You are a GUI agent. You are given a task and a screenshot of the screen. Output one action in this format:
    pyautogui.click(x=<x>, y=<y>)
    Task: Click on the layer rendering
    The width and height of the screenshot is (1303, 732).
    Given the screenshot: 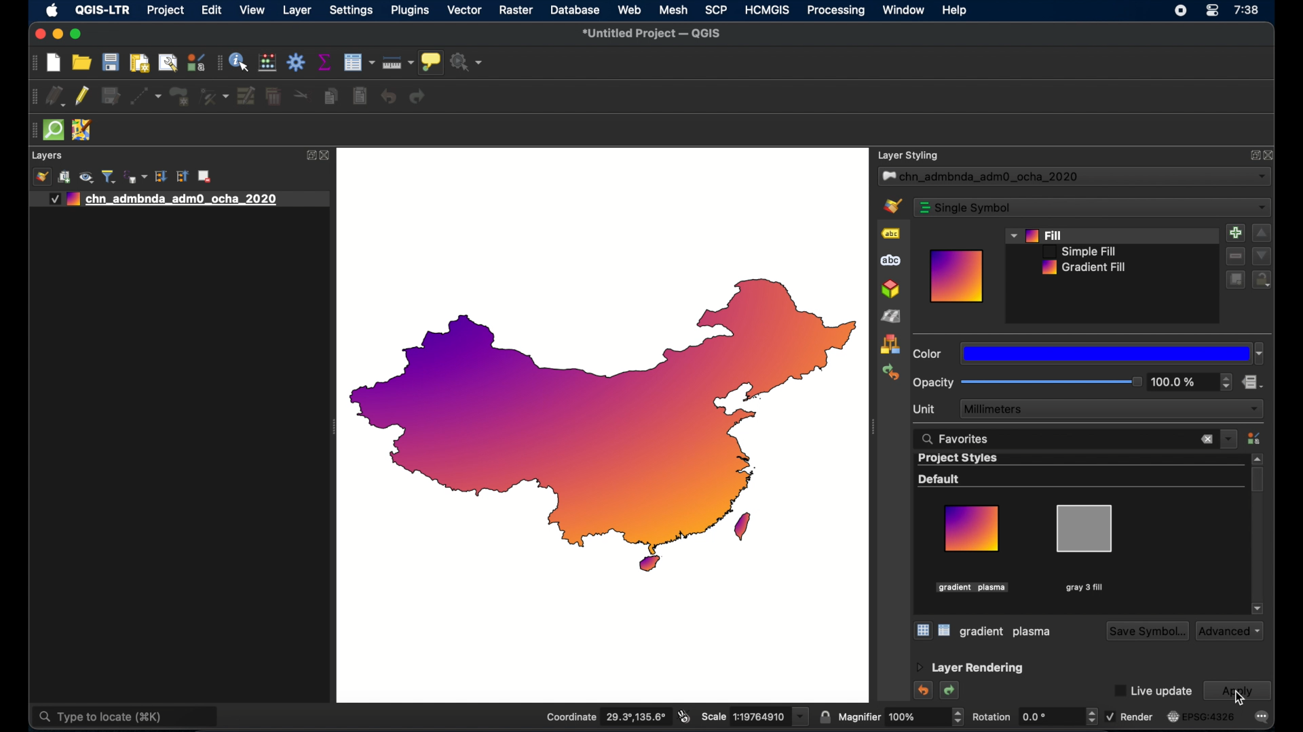 What is the action you would take?
    pyautogui.click(x=969, y=668)
    